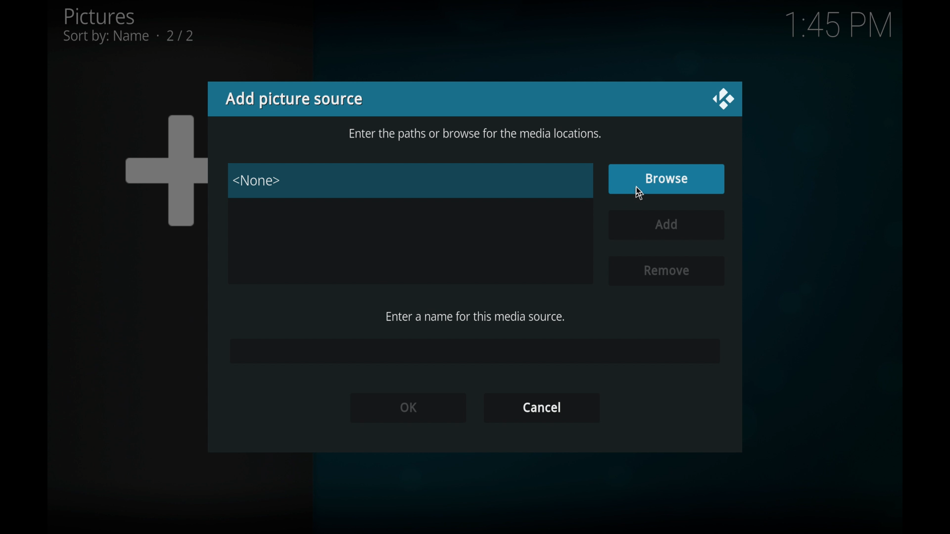 This screenshot has width=950, height=534. Describe the element at coordinates (257, 181) in the screenshot. I see `none` at that location.